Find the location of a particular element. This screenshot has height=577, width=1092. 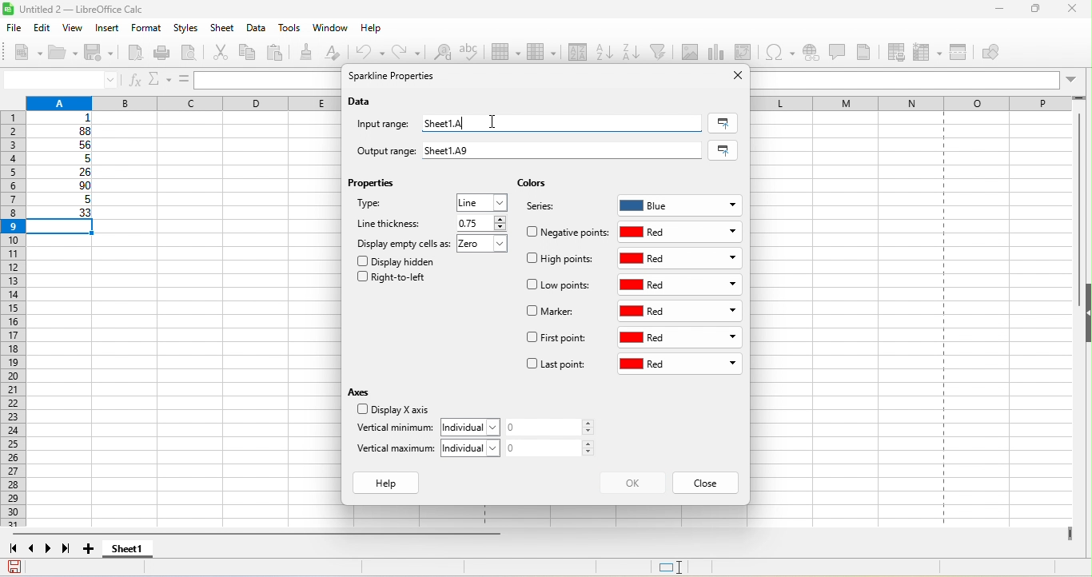

sort descending is located at coordinates (632, 51).